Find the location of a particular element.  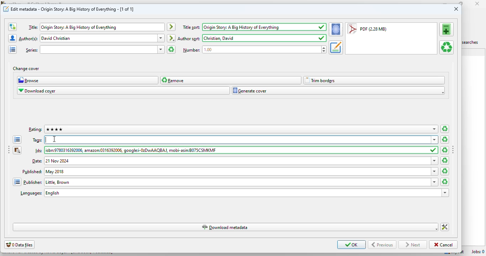

Previous is located at coordinates (382, 245).